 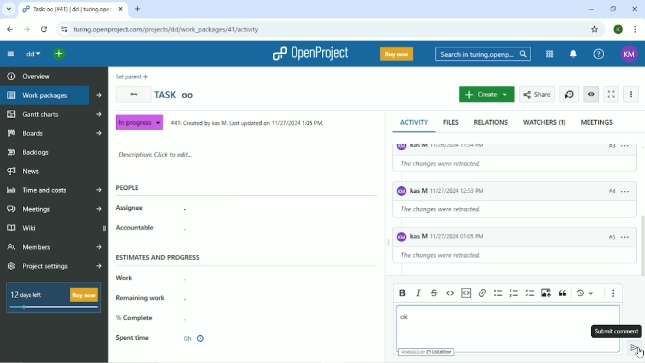 What do you see at coordinates (464, 192) in the screenshot?
I see `KM Kas M 11/26/2024 11:53 PM` at bounding box center [464, 192].